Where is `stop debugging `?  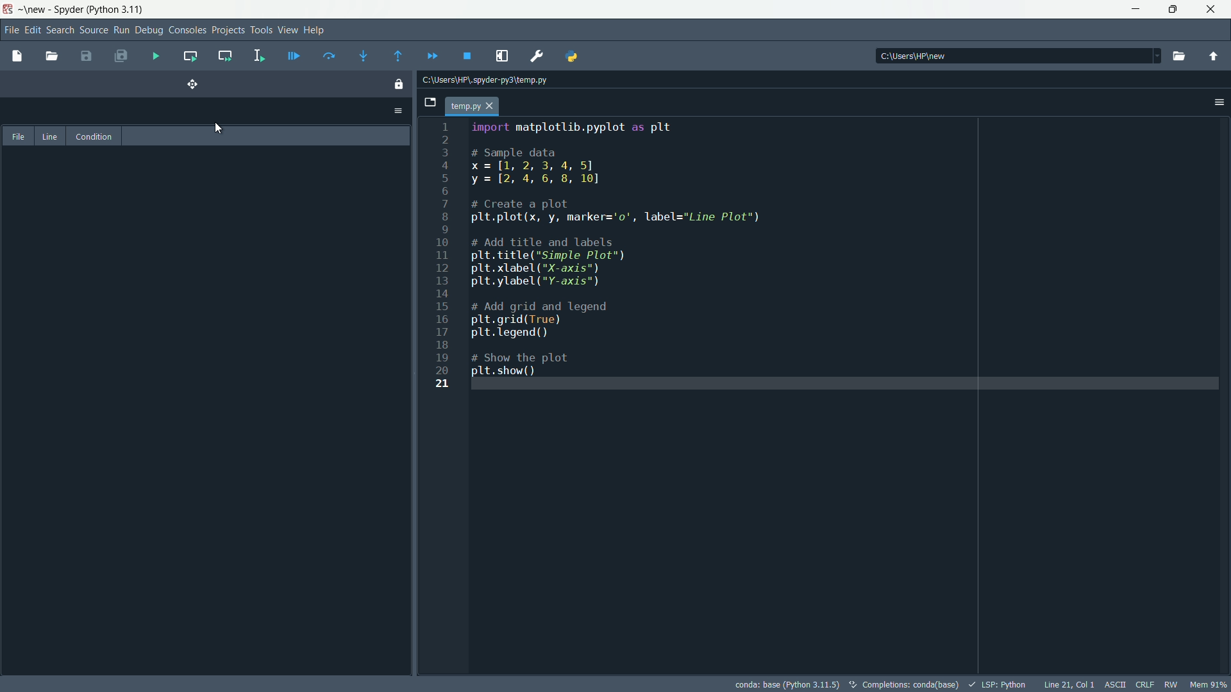 stop debugging  is located at coordinates (468, 56).